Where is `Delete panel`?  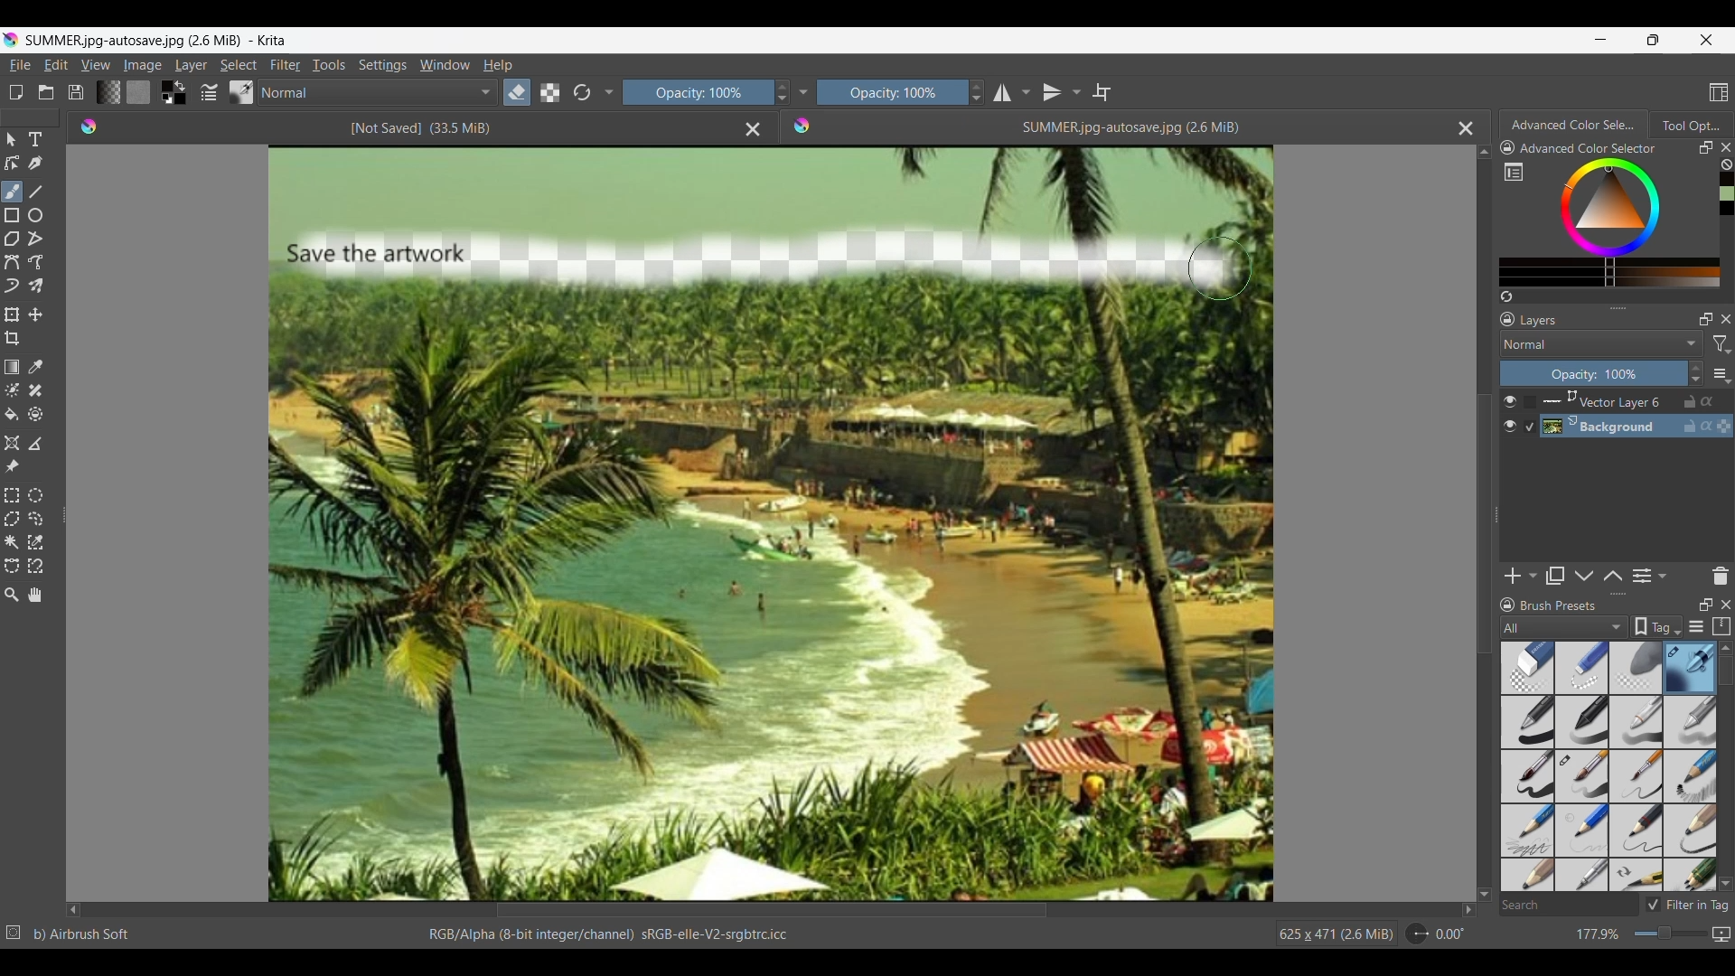 Delete panel is located at coordinates (1720, 576).